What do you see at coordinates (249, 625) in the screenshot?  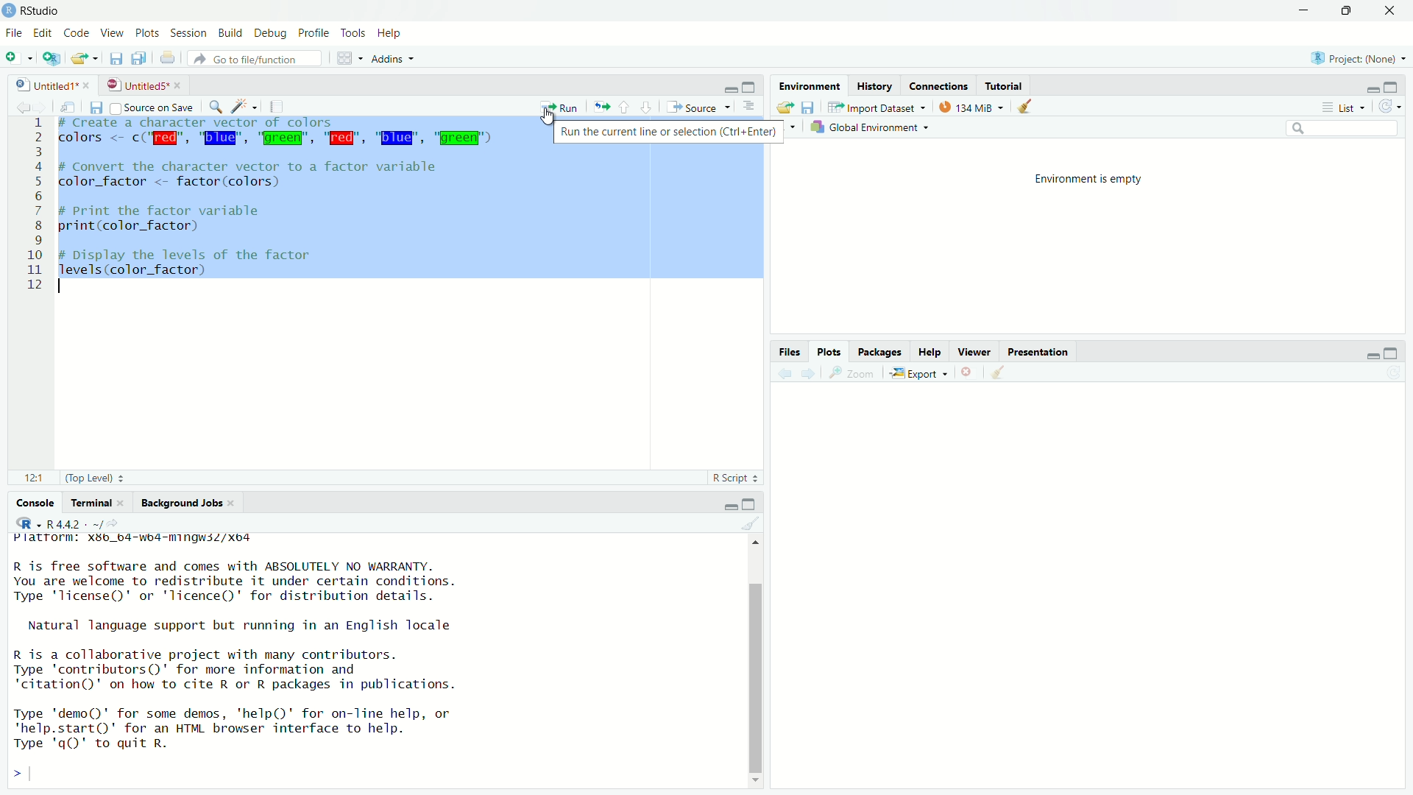 I see `Natural language support but running in an English locale` at bounding box center [249, 625].